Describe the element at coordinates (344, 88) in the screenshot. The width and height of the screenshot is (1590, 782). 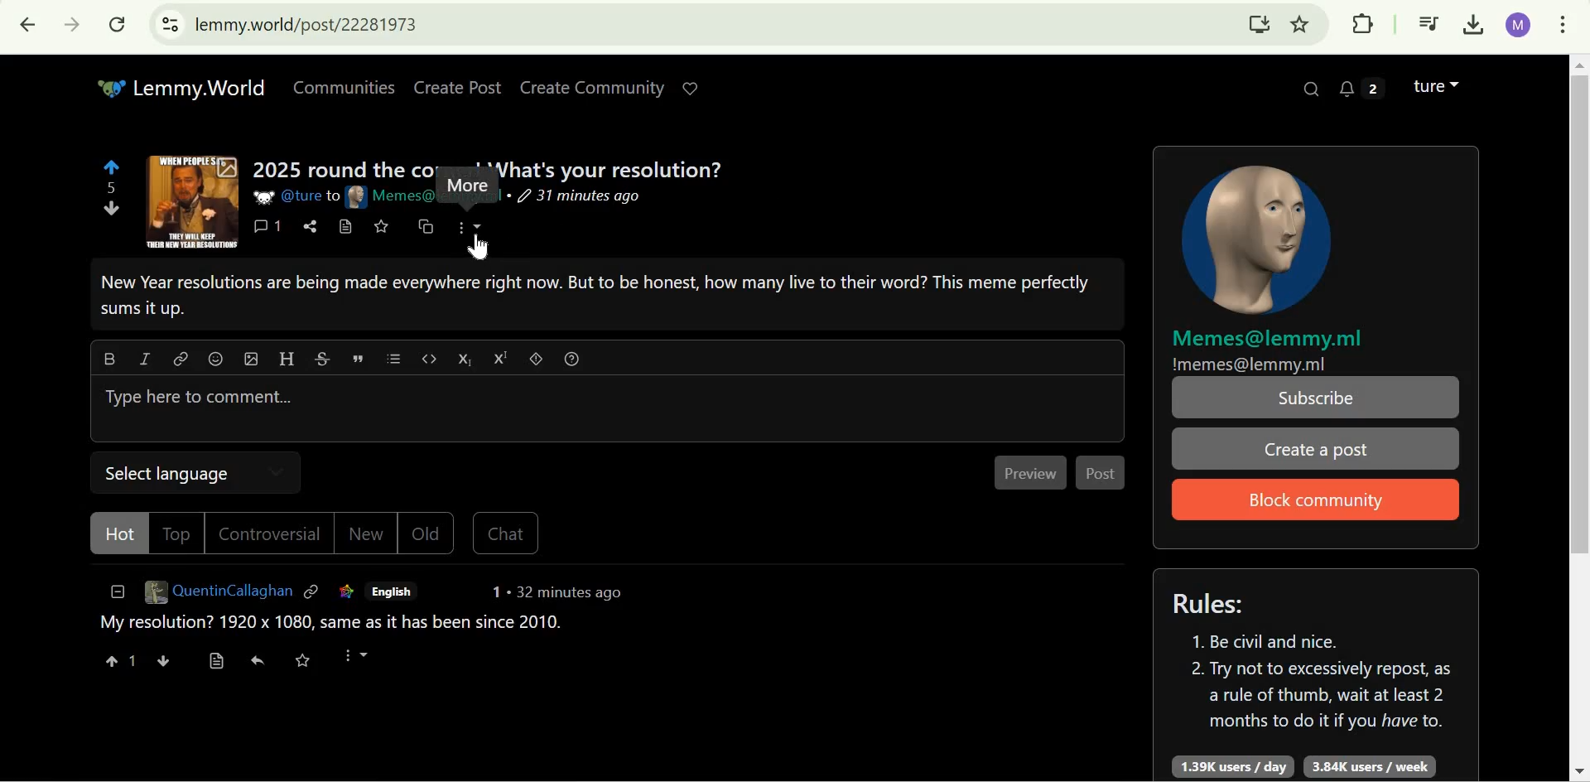
I see `Communities` at that location.